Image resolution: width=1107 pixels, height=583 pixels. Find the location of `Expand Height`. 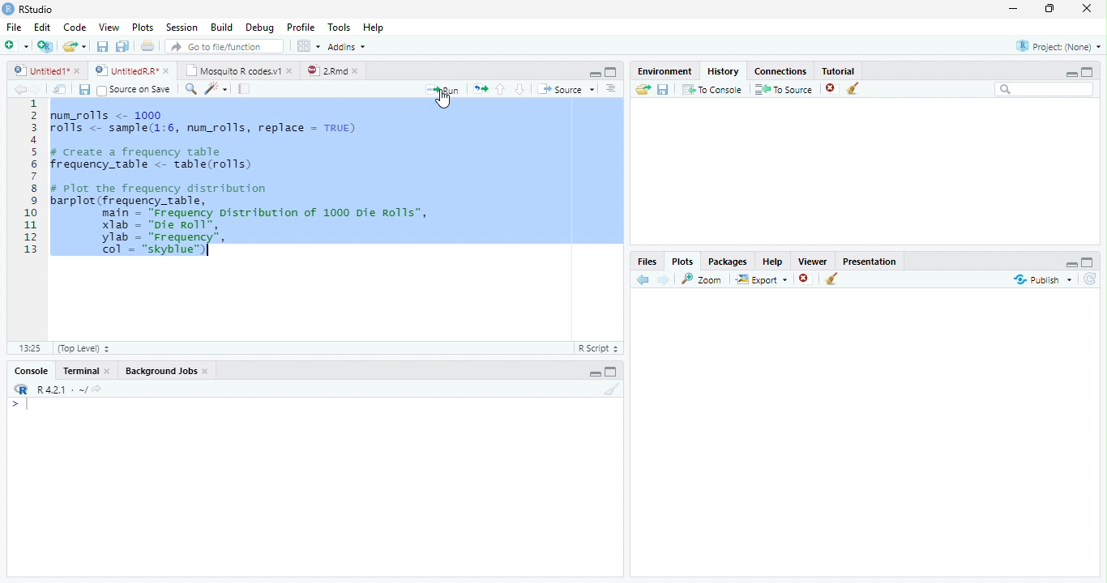

Expand Height is located at coordinates (612, 372).